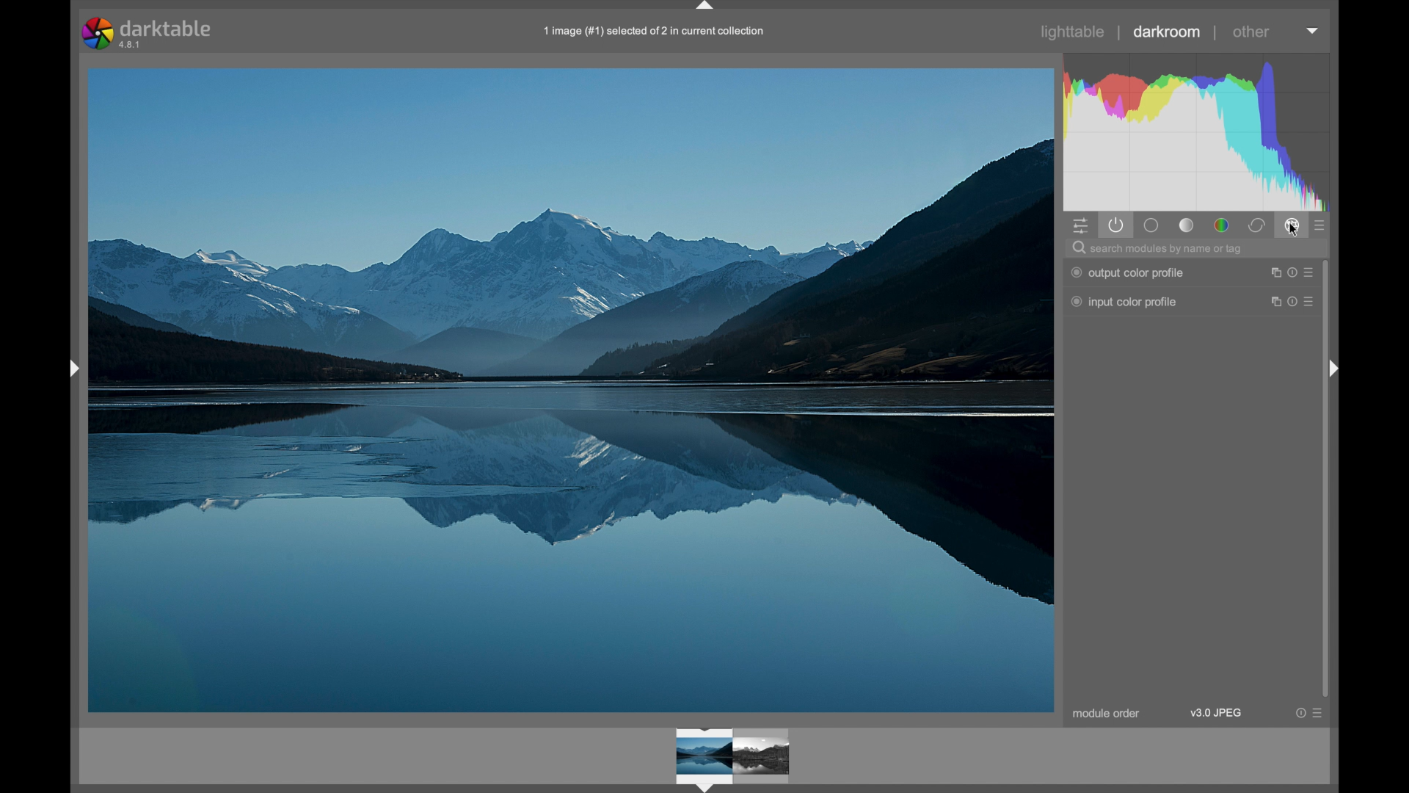 The height and width of the screenshot is (793, 1409). Describe the element at coordinates (1202, 130) in the screenshot. I see `histogram` at that location.